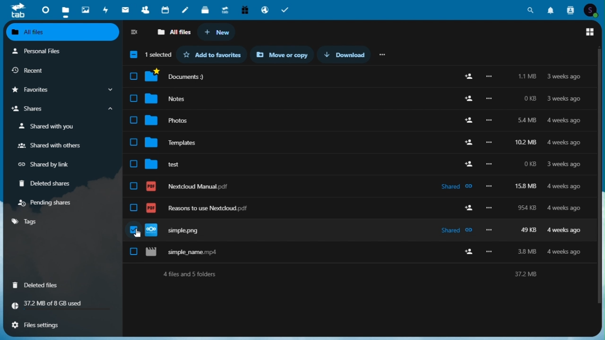 The width and height of the screenshot is (605, 340). Describe the element at coordinates (187, 8) in the screenshot. I see `notes` at that location.